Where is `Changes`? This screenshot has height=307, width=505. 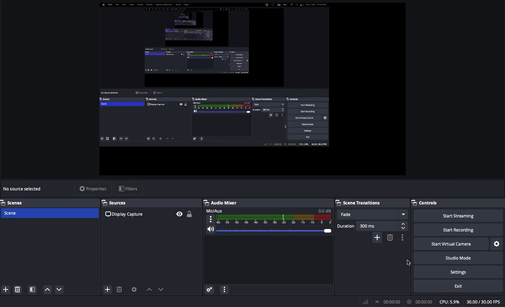 Changes is located at coordinates (245, 86).